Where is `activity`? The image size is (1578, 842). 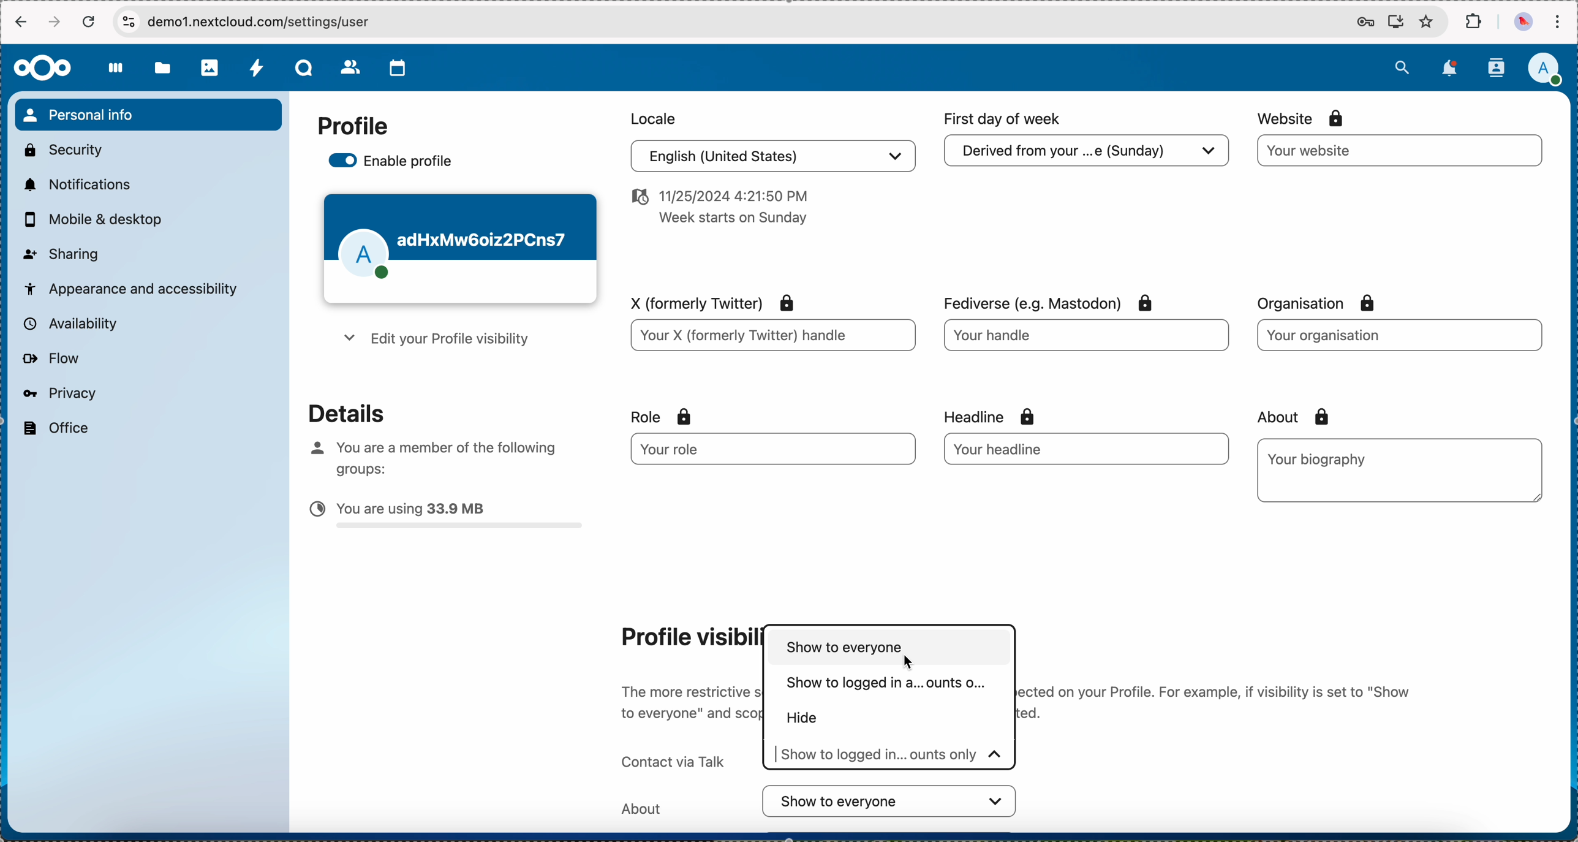
activity is located at coordinates (257, 69).